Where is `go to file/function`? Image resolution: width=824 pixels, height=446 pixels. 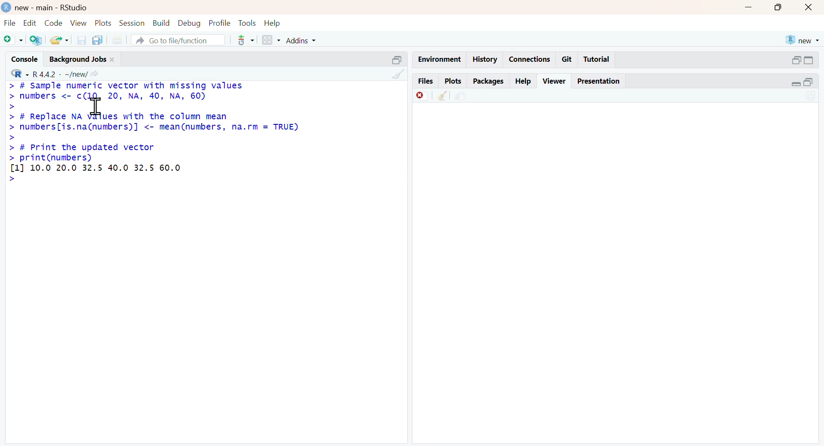 go to file/function is located at coordinates (179, 40).